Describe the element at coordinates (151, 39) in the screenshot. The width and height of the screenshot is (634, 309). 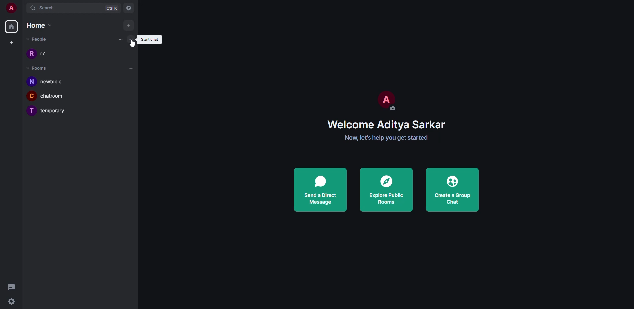
I see `start chat` at that location.